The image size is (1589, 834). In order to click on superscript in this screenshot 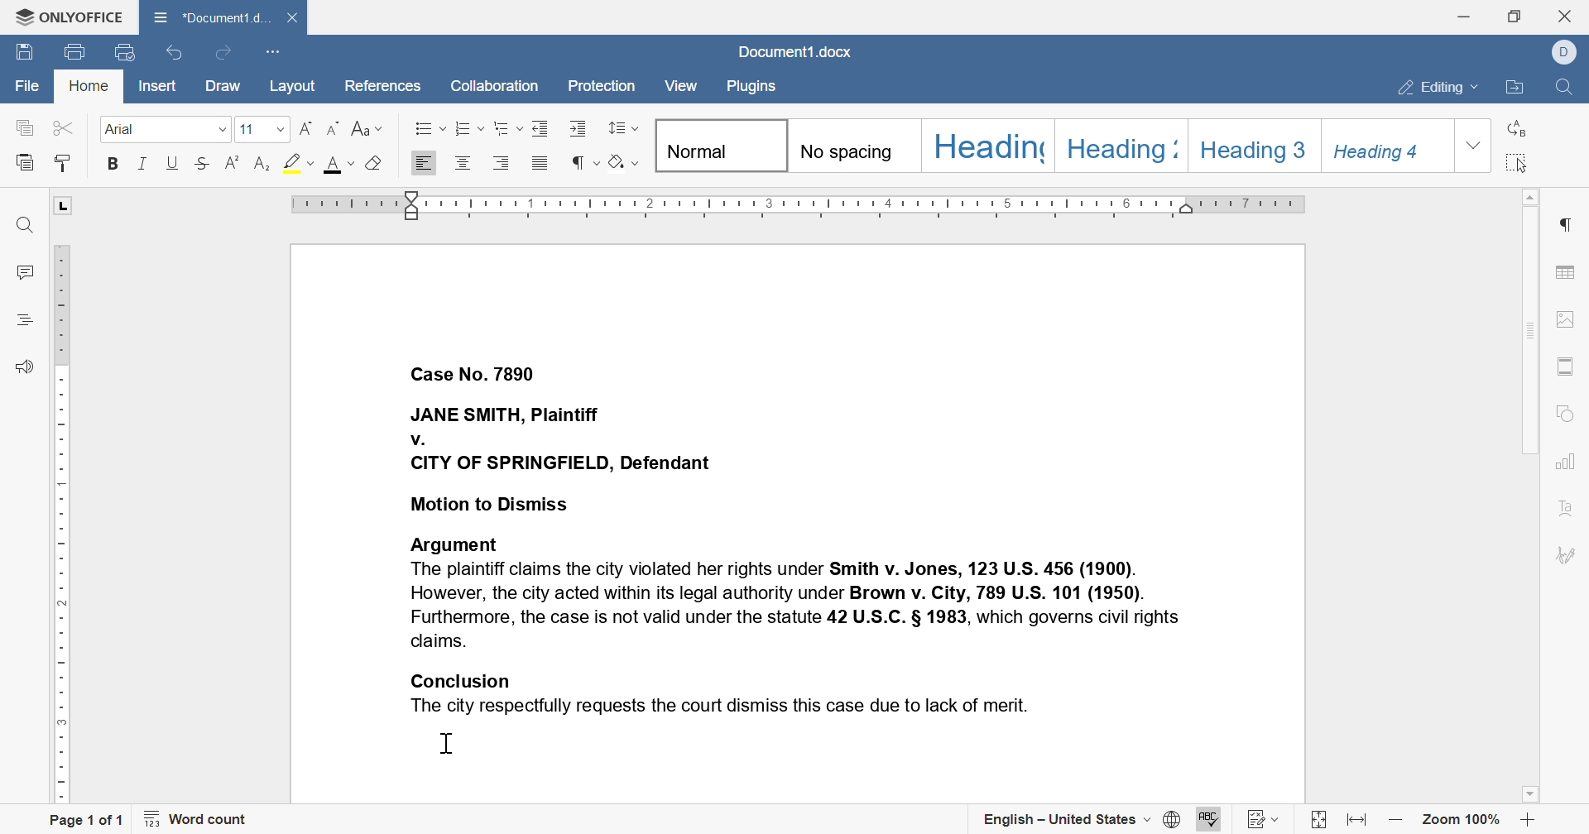, I will do `click(260, 163)`.